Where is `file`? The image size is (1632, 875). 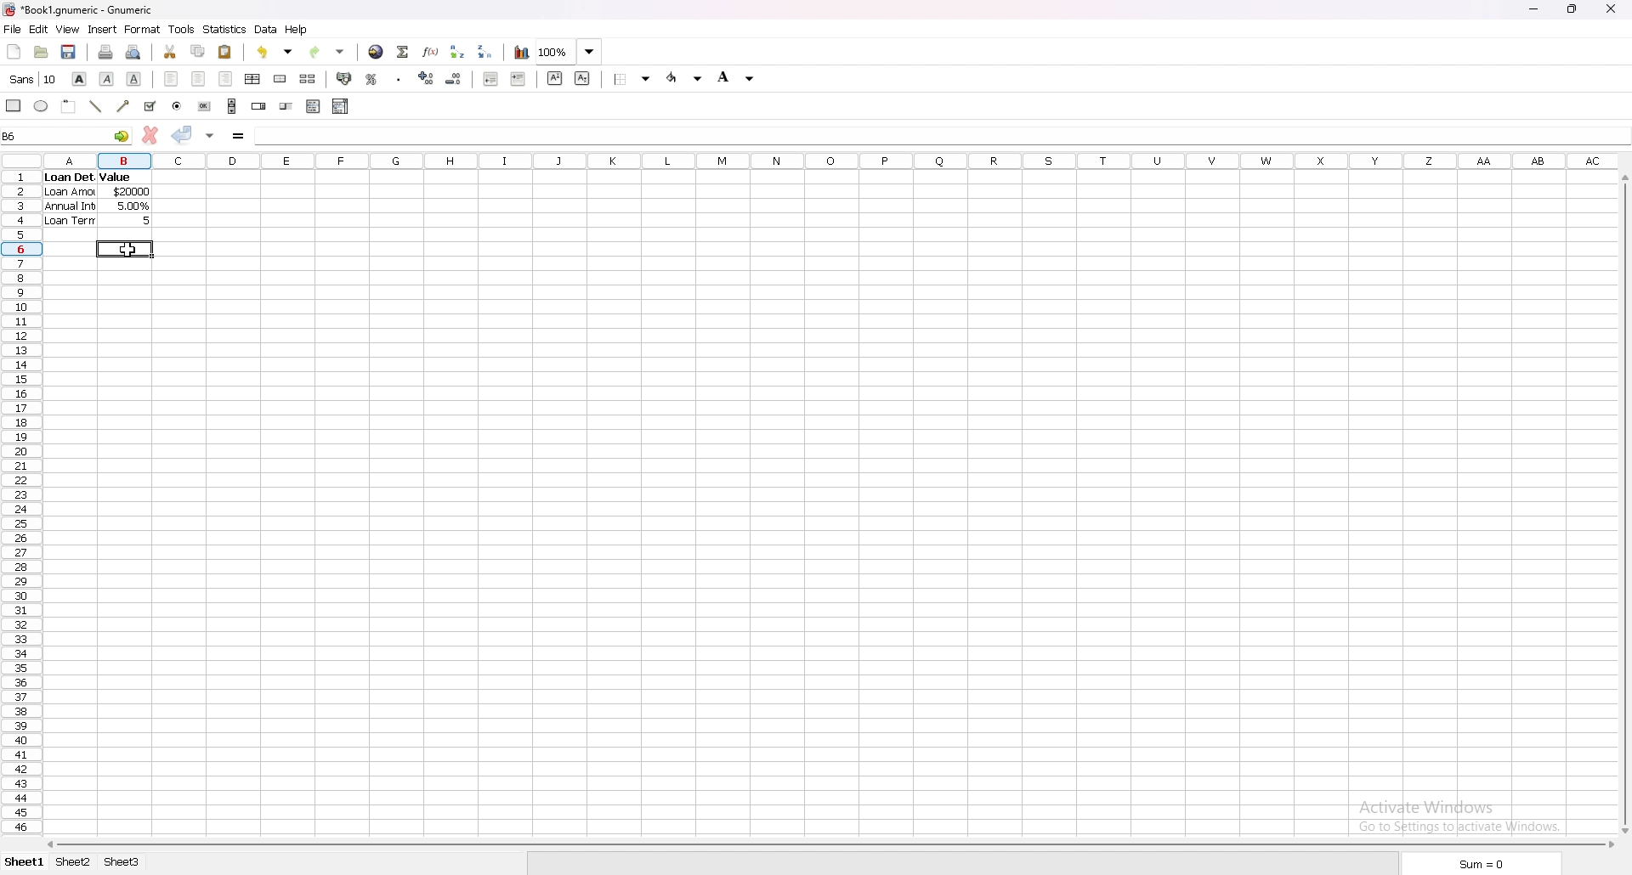 file is located at coordinates (12, 29).